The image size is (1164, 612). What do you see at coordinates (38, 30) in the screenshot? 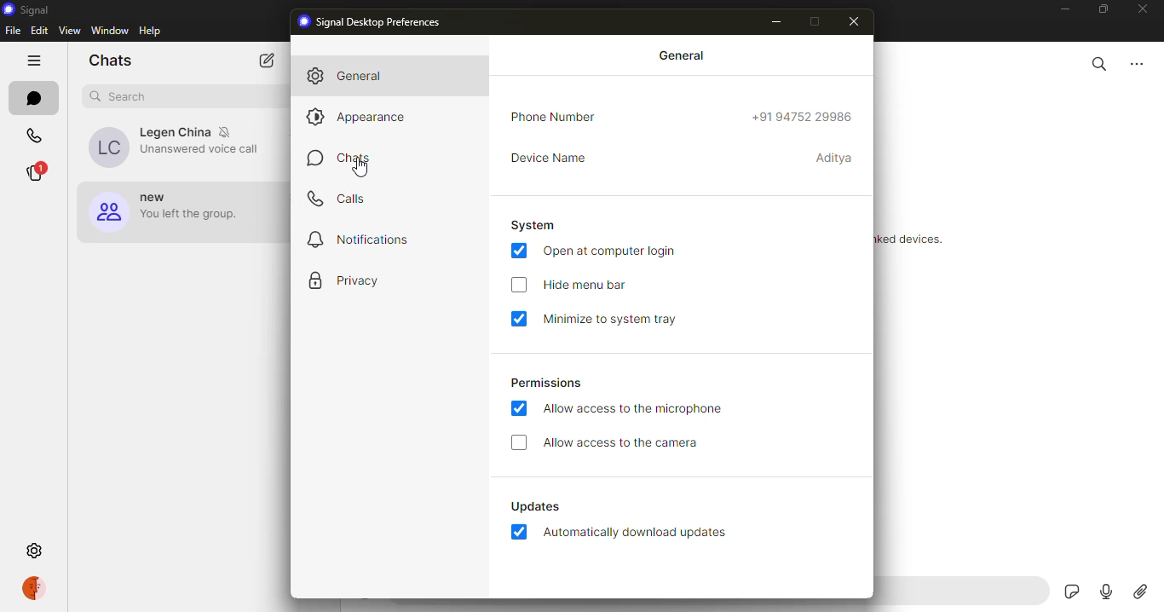
I see `edit` at bounding box center [38, 30].